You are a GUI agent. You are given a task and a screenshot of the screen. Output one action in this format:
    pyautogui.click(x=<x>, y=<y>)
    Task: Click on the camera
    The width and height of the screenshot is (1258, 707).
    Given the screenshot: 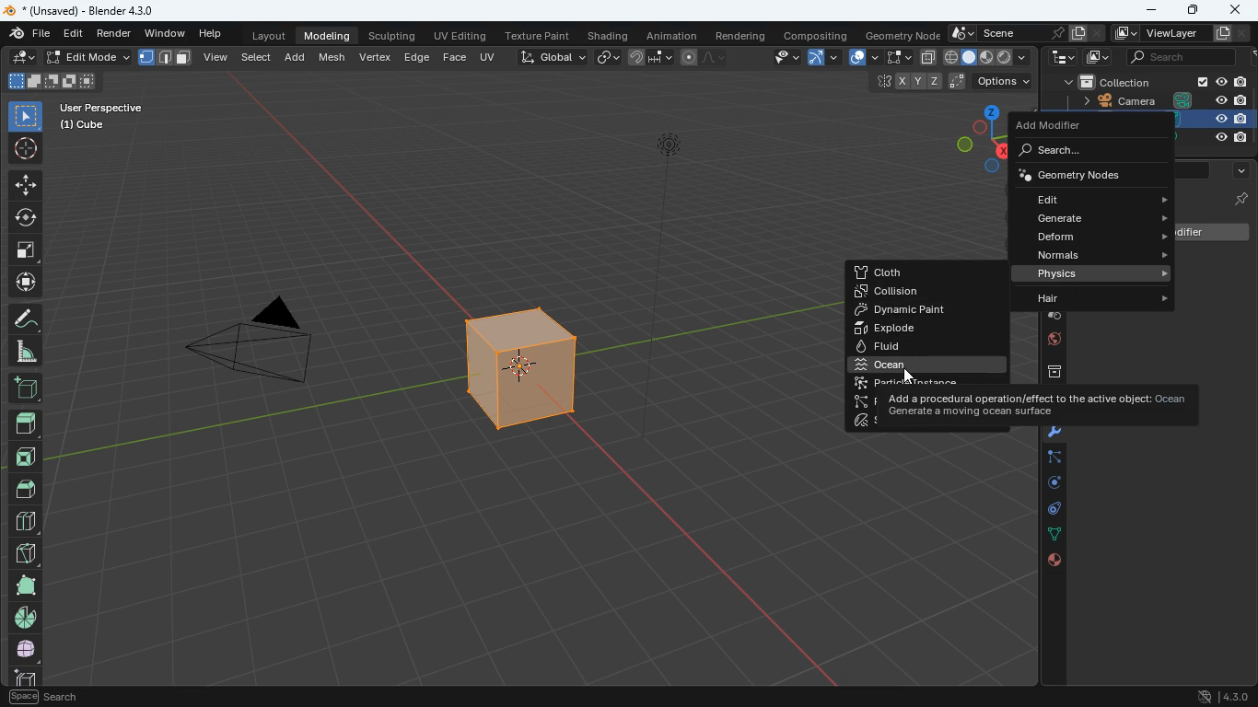 What is the action you would take?
    pyautogui.click(x=250, y=346)
    